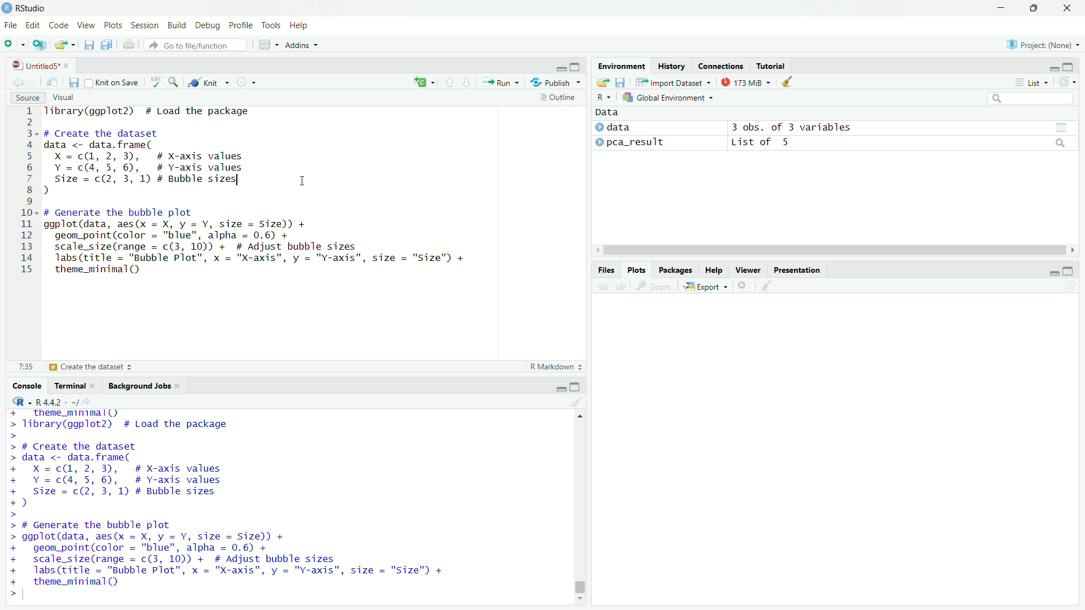 Image resolution: width=1085 pixels, height=610 pixels. Describe the element at coordinates (557, 367) in the screenshot. I see `R markdown` at that location.